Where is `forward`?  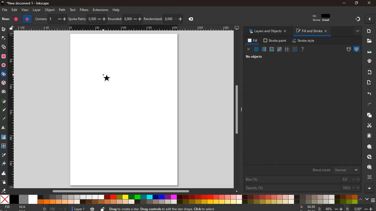 forward is located at coordinates (367, 104).